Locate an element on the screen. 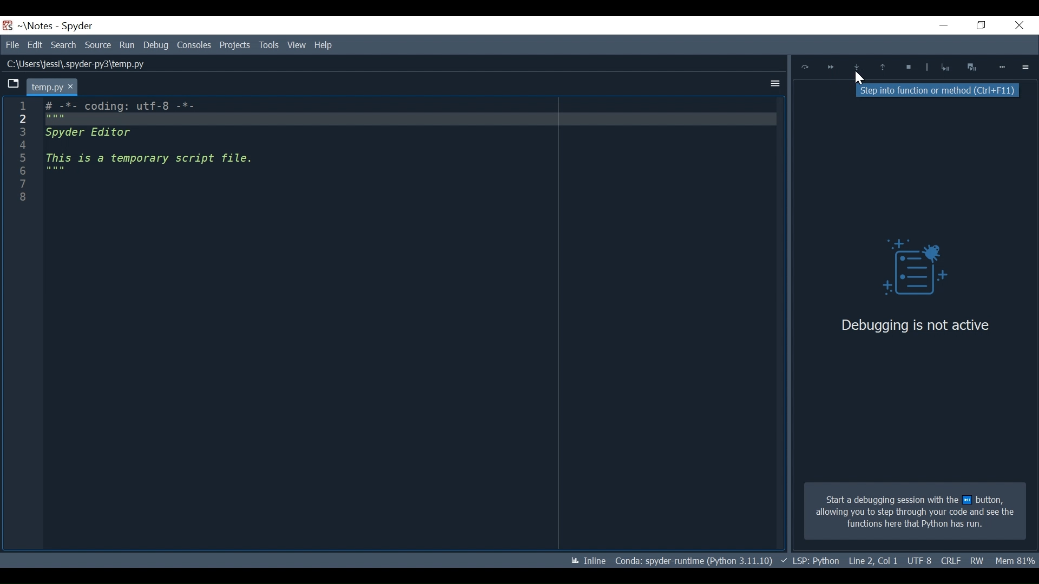 This screenshot has width=1039, height=584. Step into function or method is located at coordinates (857, 68).